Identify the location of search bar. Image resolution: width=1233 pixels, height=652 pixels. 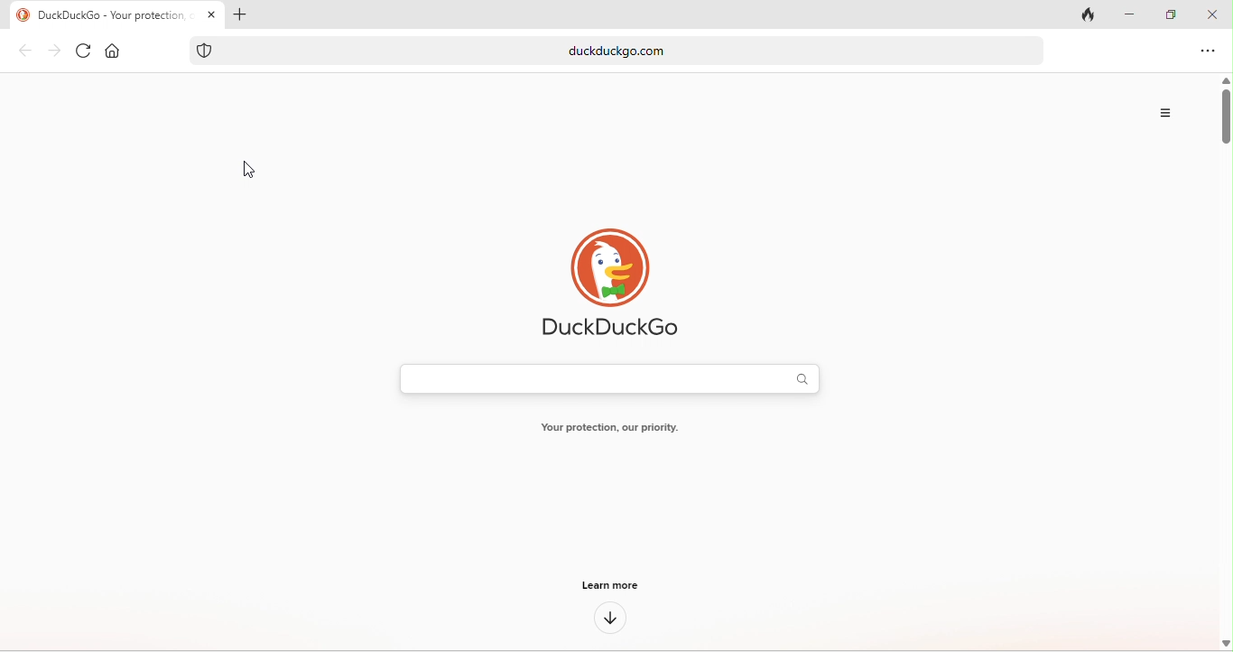
(614, 379).